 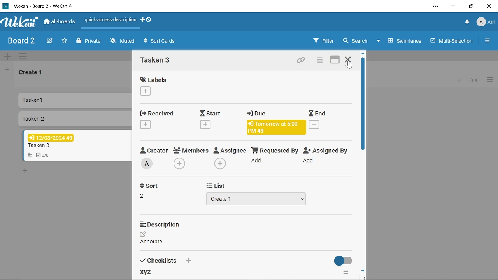 I want to click on Creator, so click(x=153, y=149).